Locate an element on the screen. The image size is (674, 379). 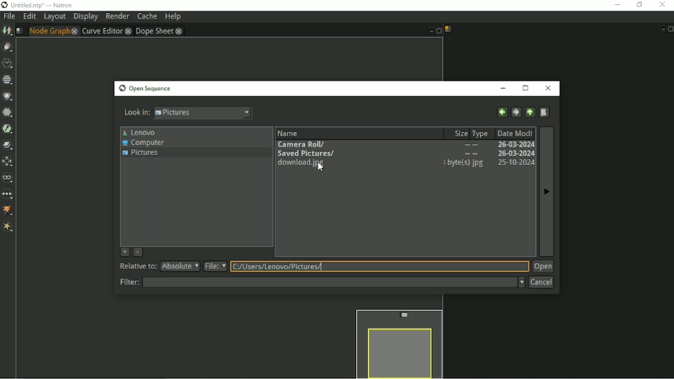
Other is located at coordinates (8, 194).